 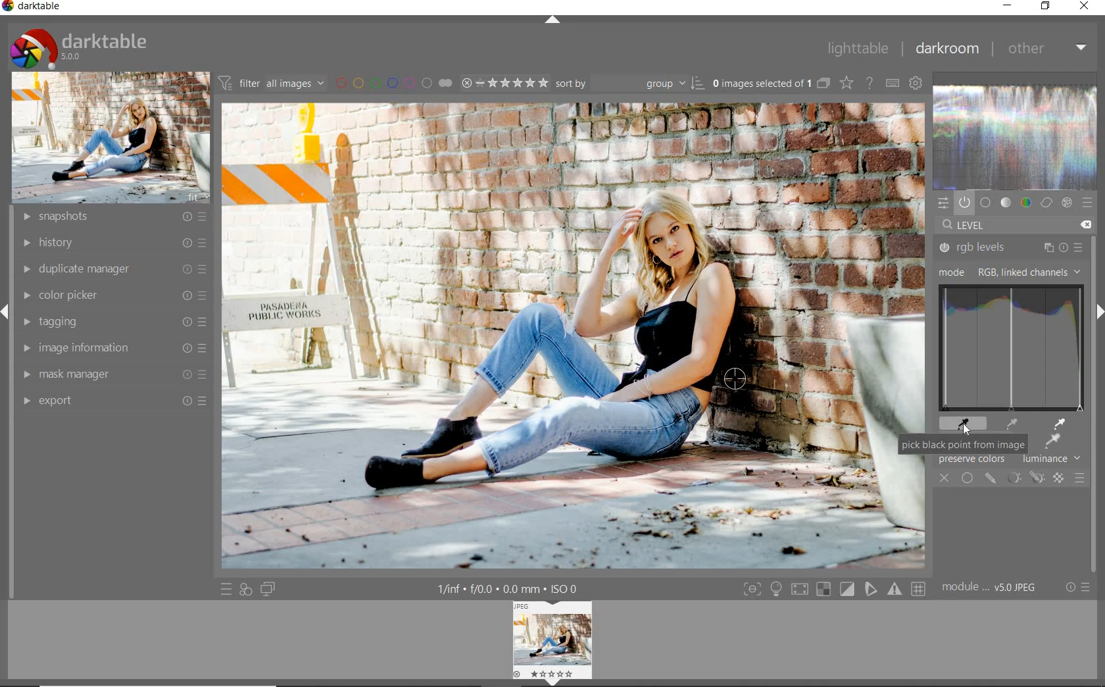 What do you see at coordinates (227, 590) in the screenshot?
I see `quick access to presets` at bounding box center [227, 590].